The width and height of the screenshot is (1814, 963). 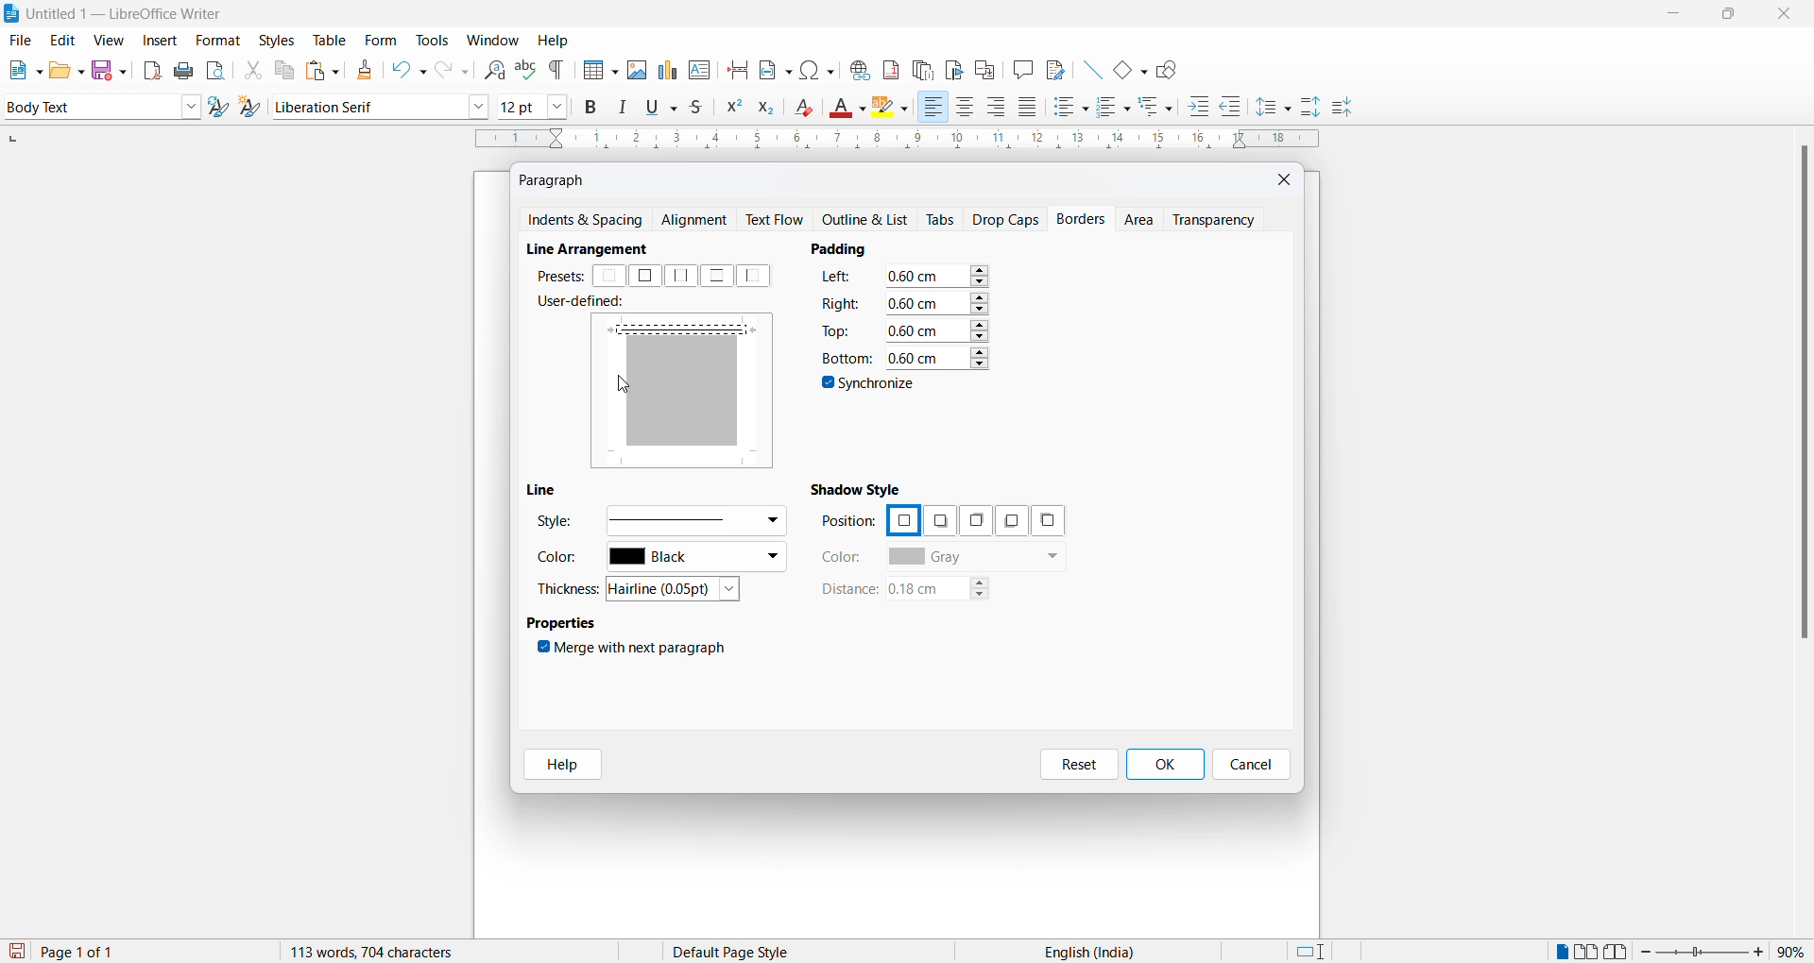 What do you see at coordinates (276, 39) in the screenshot?
I see `styles` at bounding box center [276, 39].